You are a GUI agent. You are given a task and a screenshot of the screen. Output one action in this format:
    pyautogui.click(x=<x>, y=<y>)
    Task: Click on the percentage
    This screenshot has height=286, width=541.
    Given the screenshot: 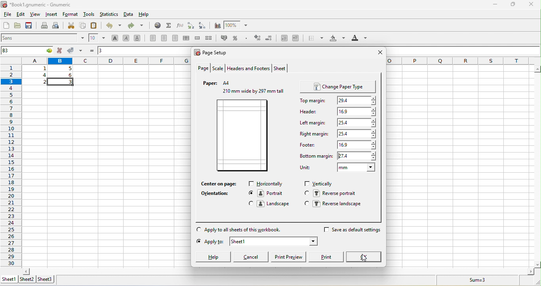 What is the action you would take?
    pyautogui.click(x=237, y=38)
    